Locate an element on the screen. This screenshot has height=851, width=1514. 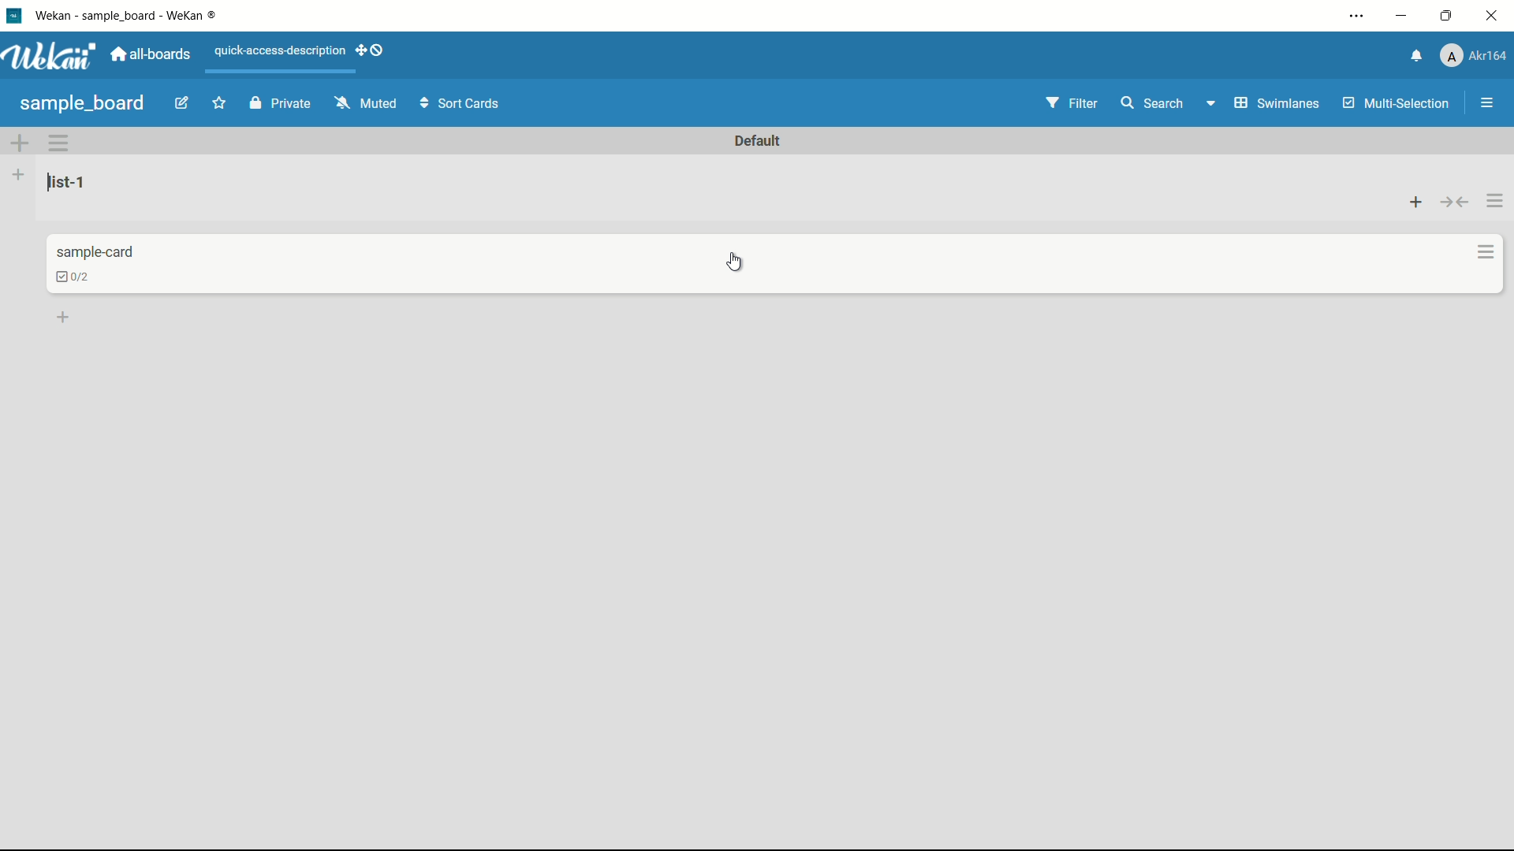
star this board is located at coordinates (220, 105).